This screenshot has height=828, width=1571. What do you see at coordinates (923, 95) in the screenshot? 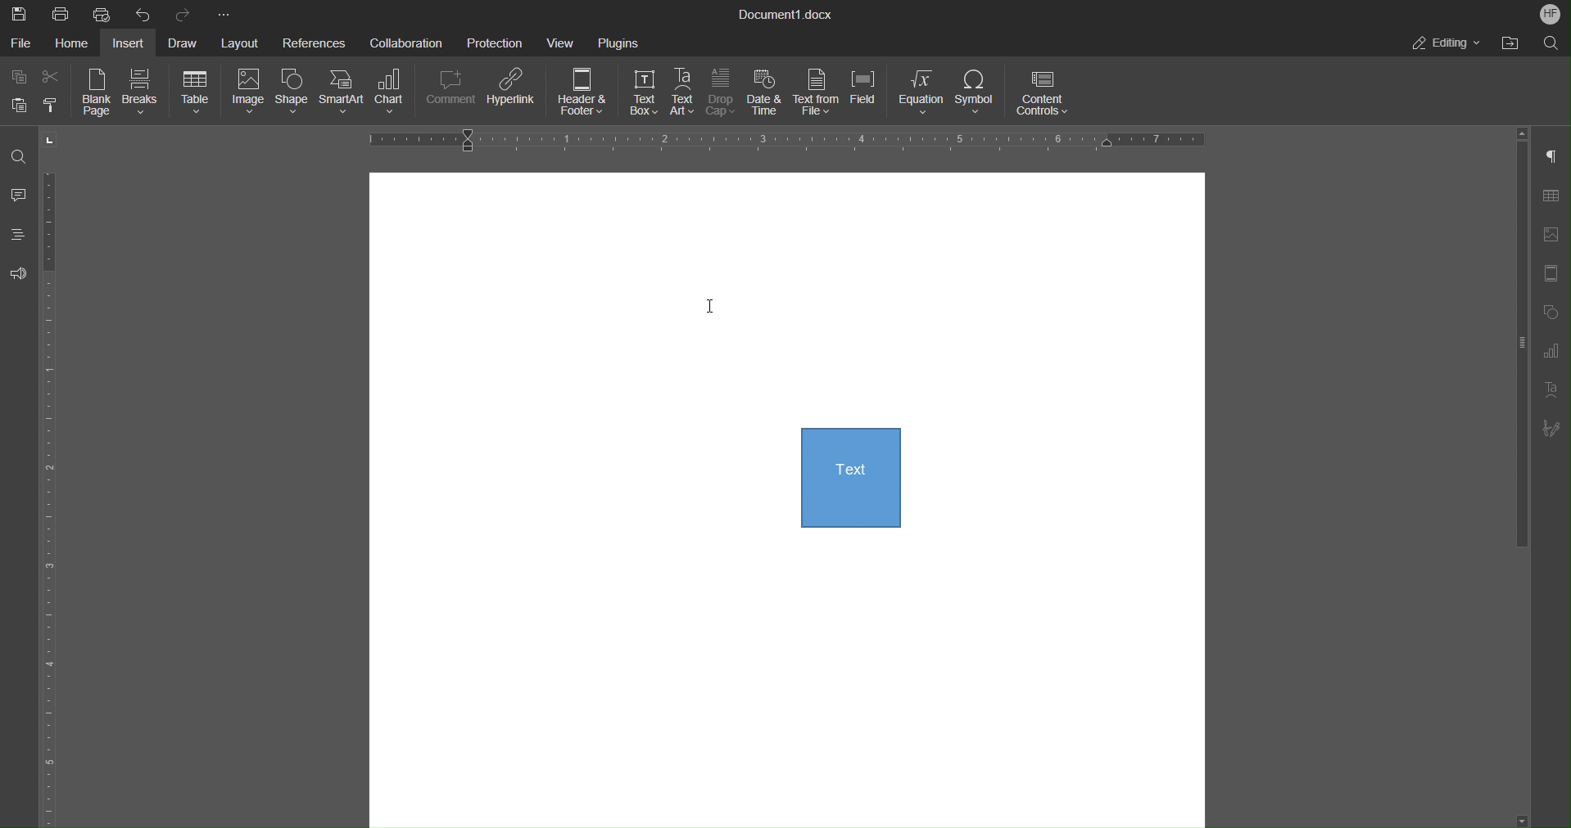
I see `Equation` at bounding box center [923, 95].